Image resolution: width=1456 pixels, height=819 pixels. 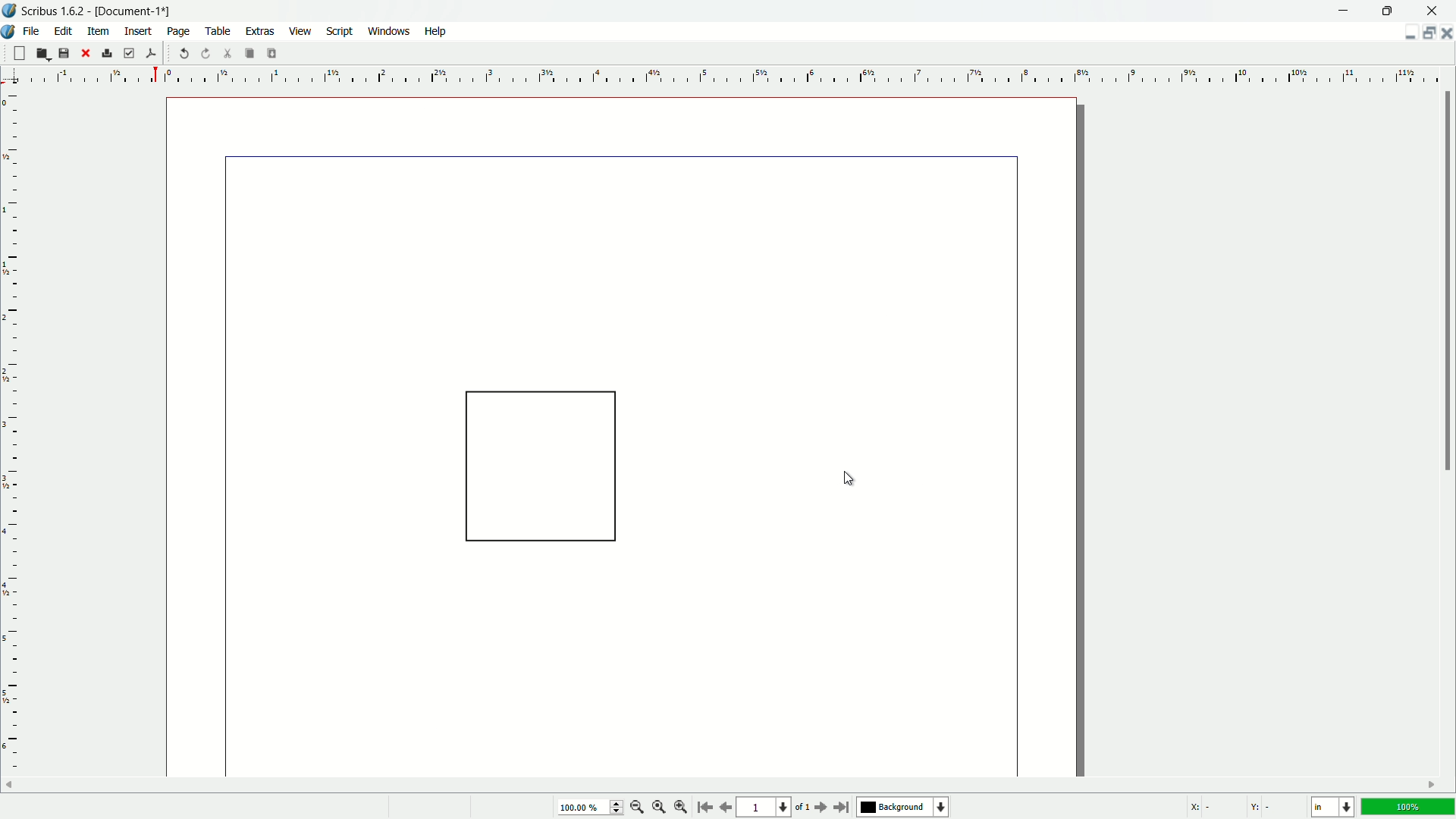 What do you see at coordinates (1385, 11) in the screenshot?
I see `maximize` at bounding box center [1385, 11].